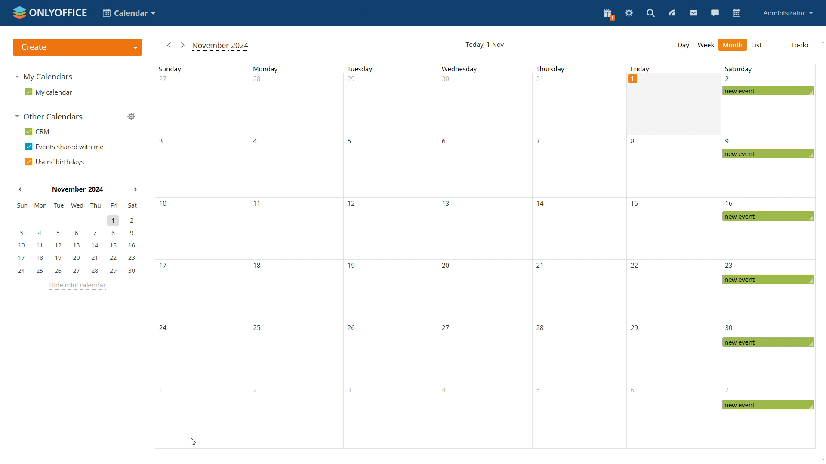 This screenshot has height=464, width=826. Describe the element at coordinates (201, 255) in the screenshot. I see `Sunday ` at that location.